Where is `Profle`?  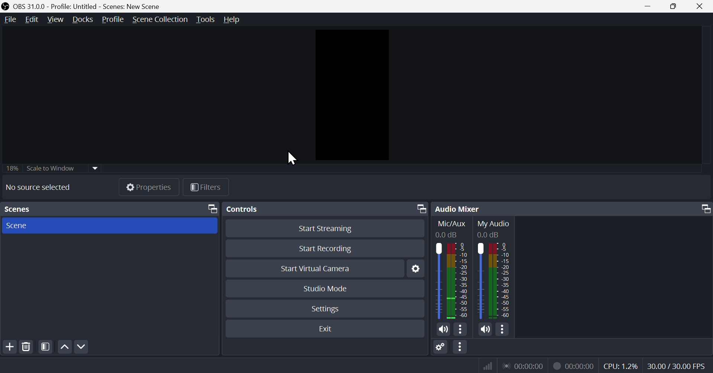 Profle is located at coordinates (113, 20).